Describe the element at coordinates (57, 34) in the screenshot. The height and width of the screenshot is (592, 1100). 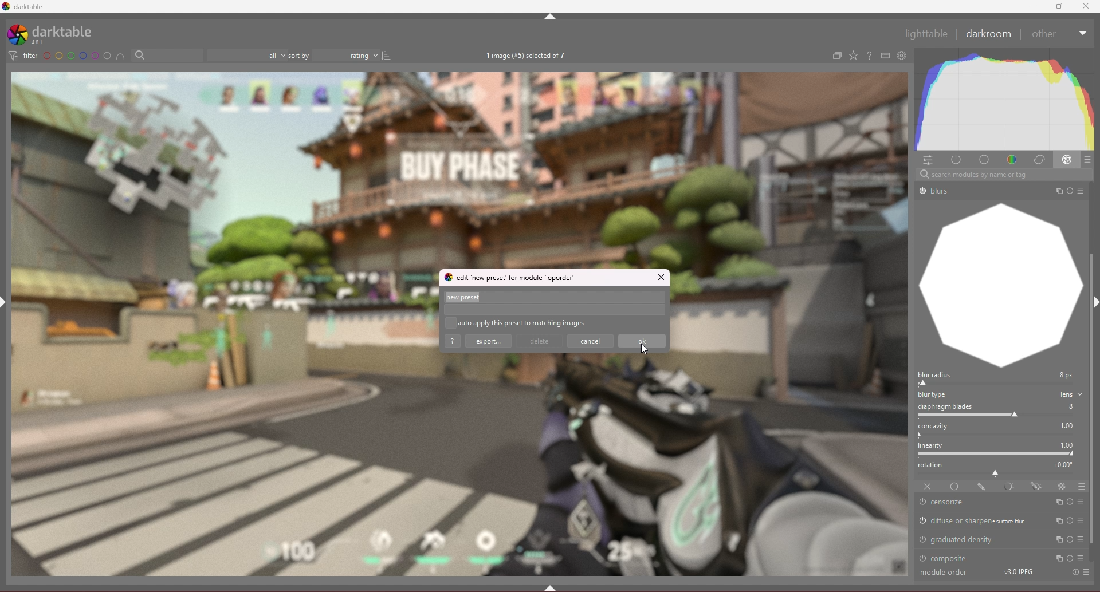
I see `darktable` at that location.